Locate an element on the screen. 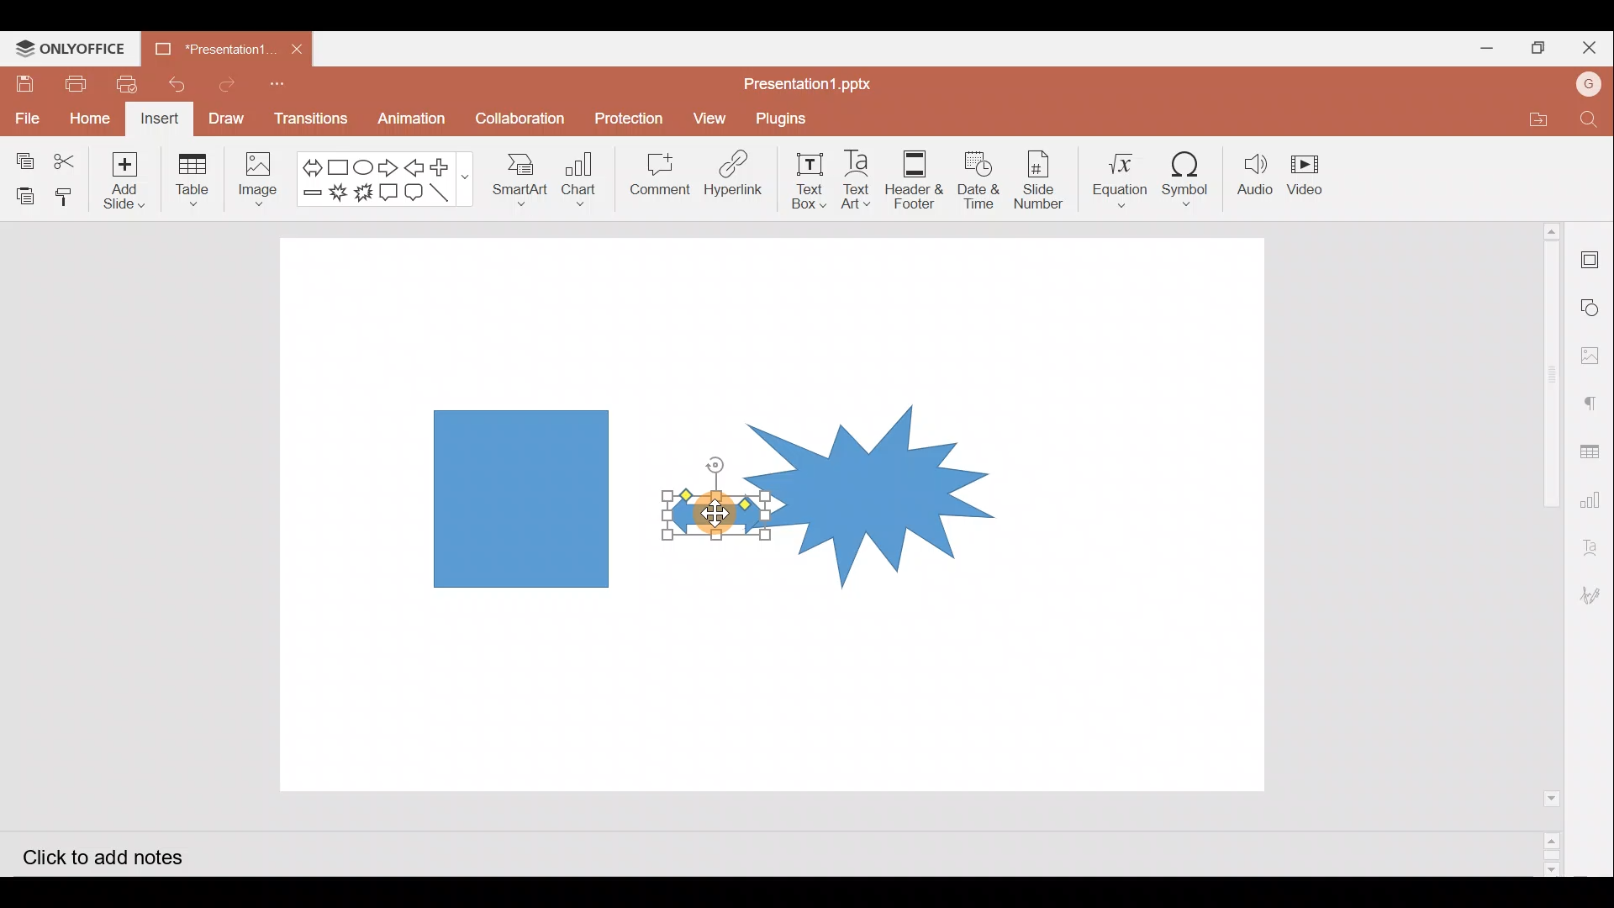  Transitions is located at coordinates (308, 119).